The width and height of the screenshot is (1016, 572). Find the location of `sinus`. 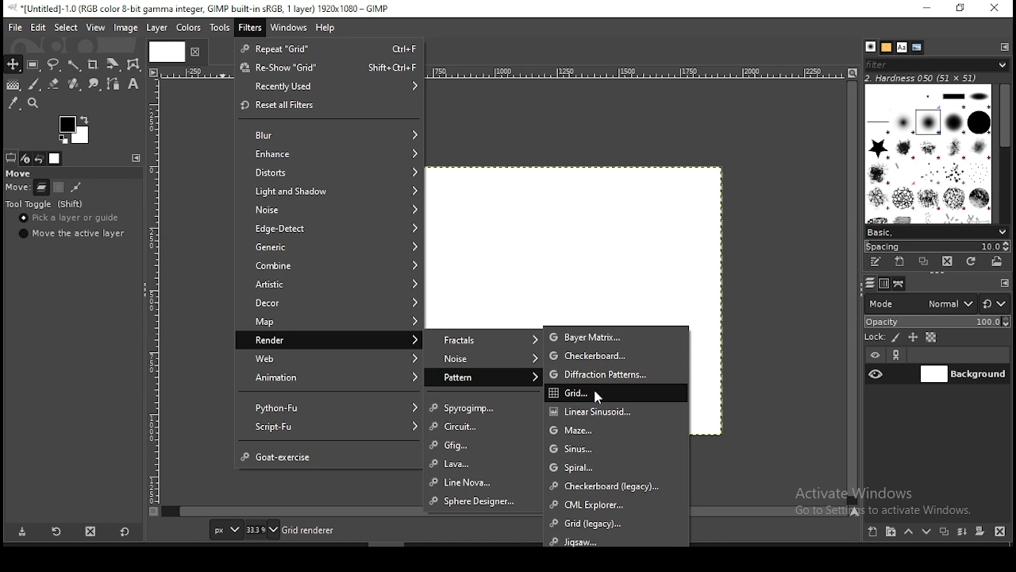

sinus is located at coordinates (617, 449).